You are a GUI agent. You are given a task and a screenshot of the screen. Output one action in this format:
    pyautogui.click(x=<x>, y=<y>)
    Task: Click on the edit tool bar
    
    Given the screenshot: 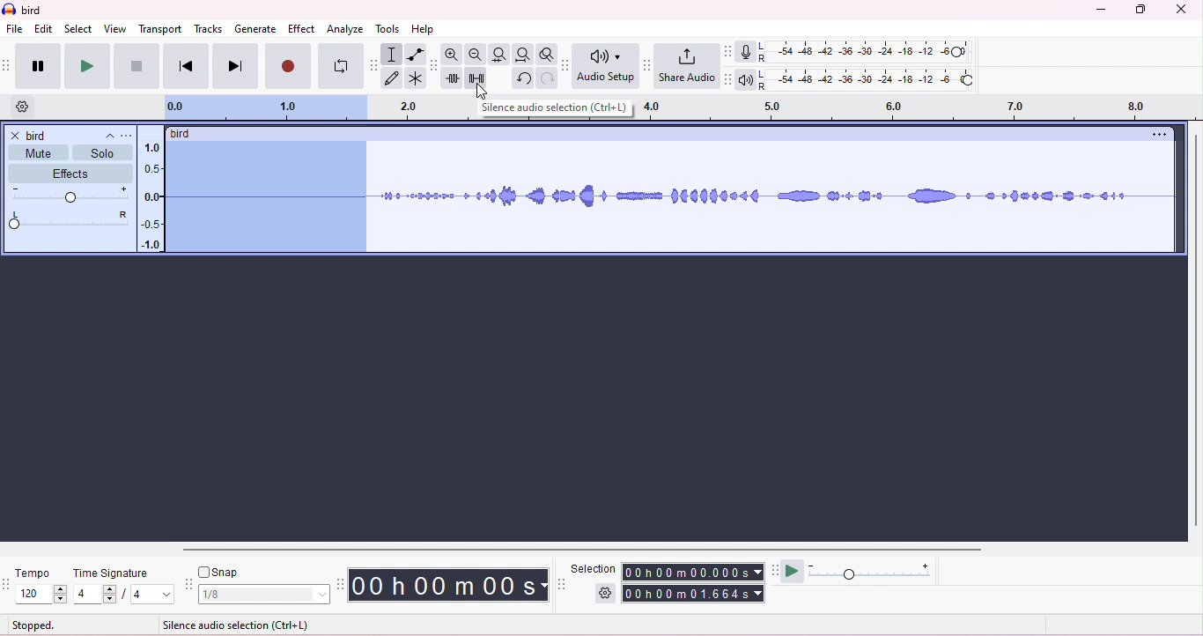 What is the action you would take?
    pyautogui.click(x=434, y=66)
    